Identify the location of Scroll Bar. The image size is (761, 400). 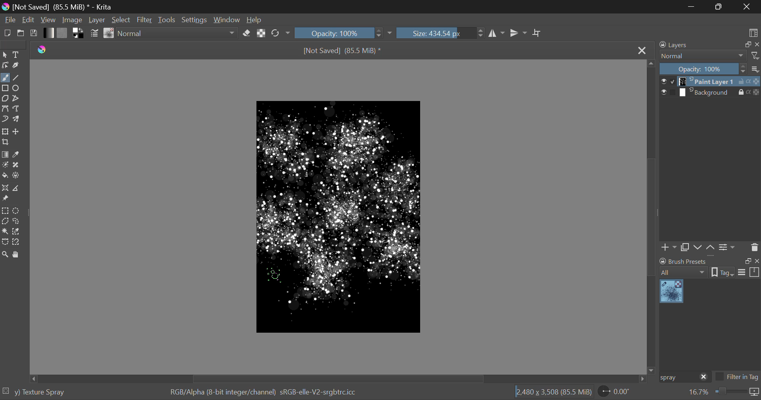
(652, 216).